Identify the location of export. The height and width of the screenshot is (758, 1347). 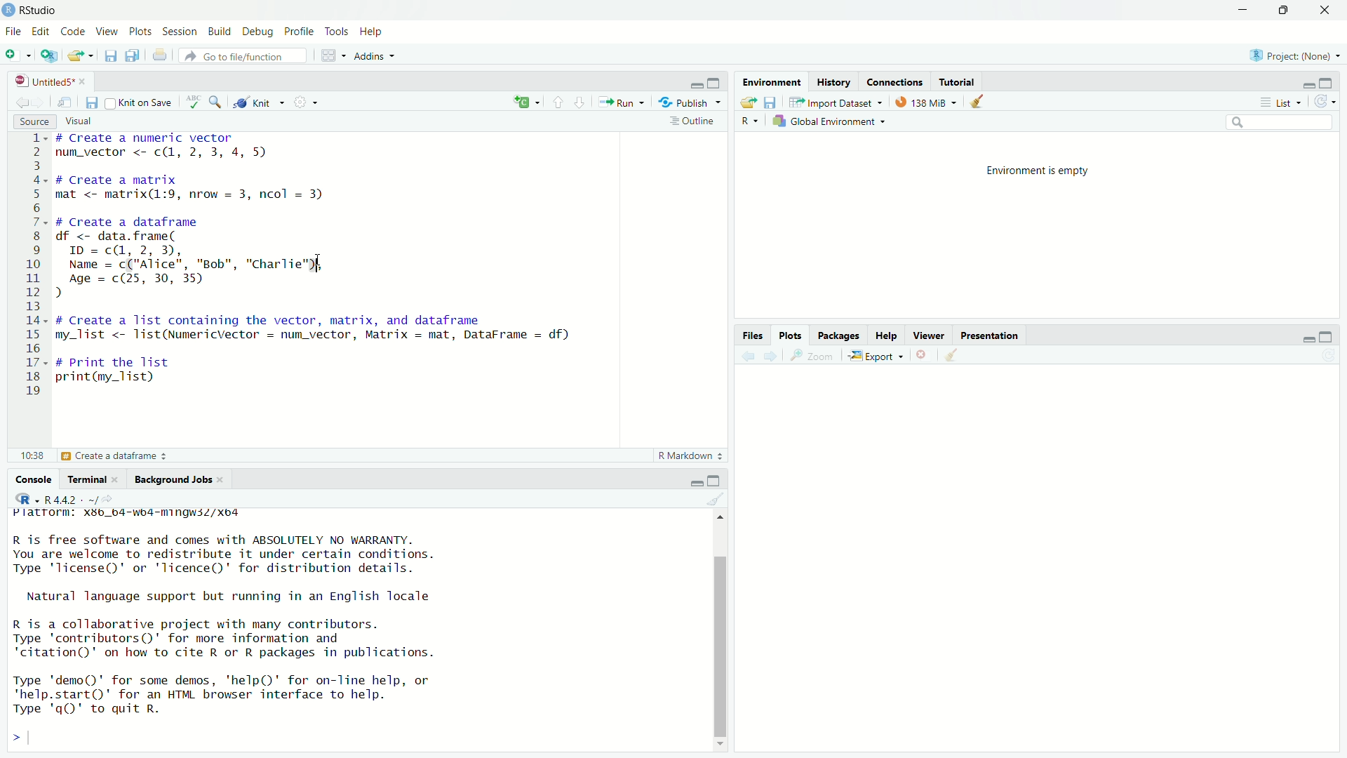
(79, 58).